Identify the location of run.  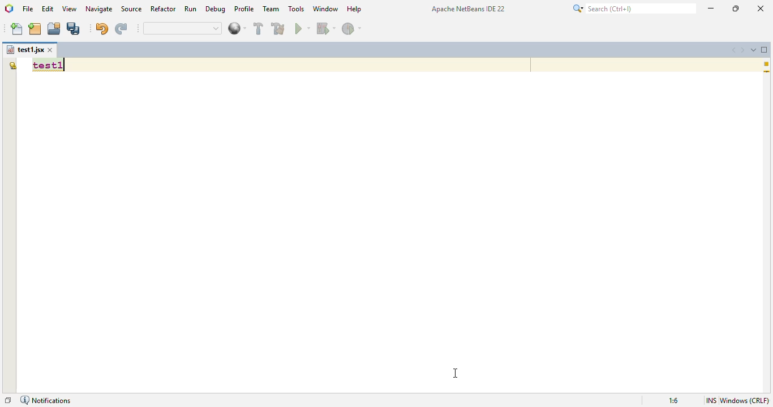
(191, 9).